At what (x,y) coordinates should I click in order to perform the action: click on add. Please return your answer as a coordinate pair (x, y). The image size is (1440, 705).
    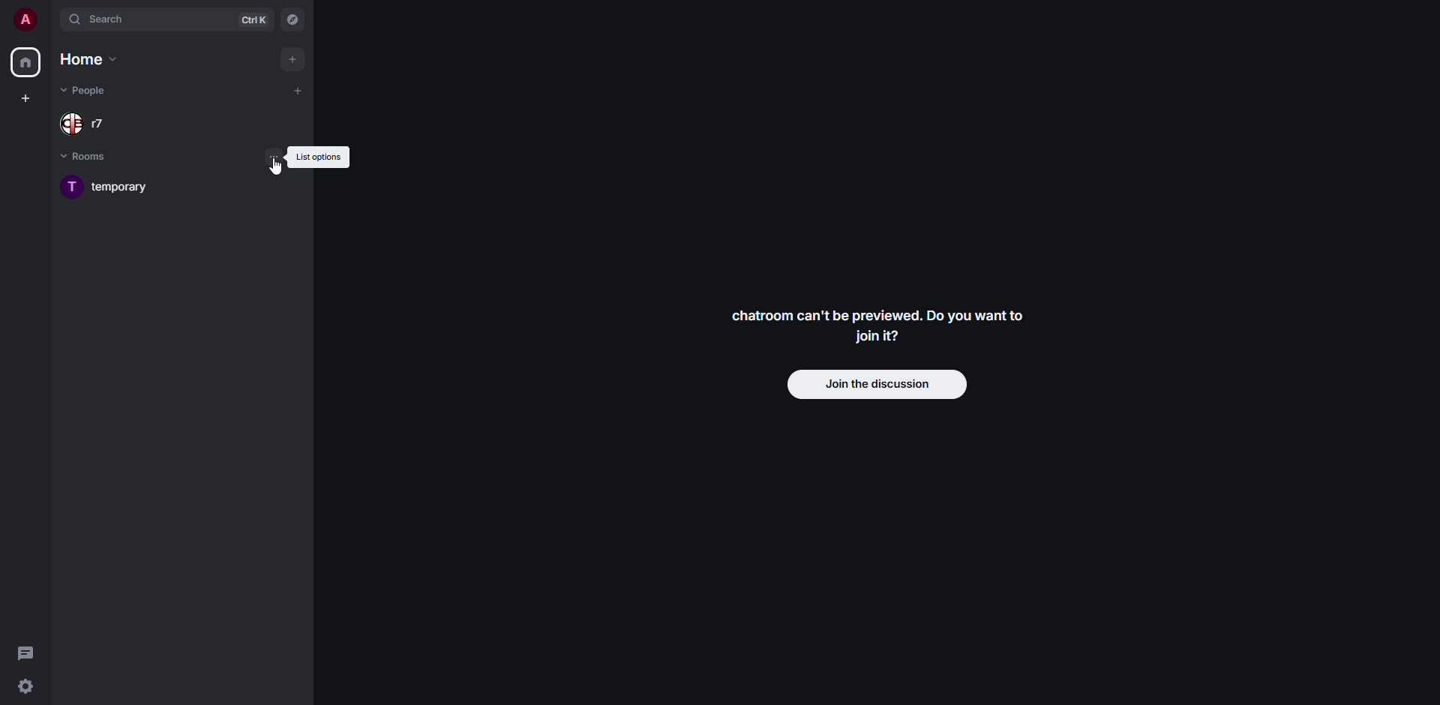
    Looking at the image, I should click on (297, 91).